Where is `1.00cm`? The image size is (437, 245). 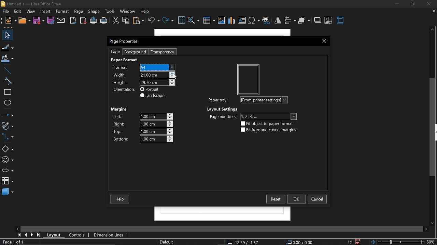
1.00cm is located at coordinates (156, 117).